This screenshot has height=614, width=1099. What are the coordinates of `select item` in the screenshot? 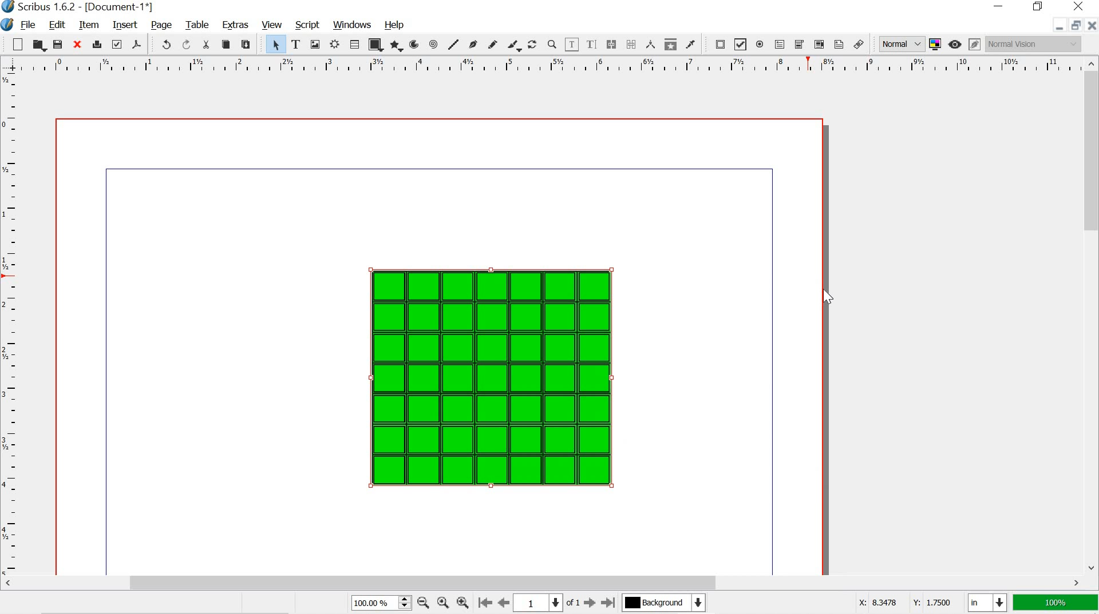 It's located at (275, 45).